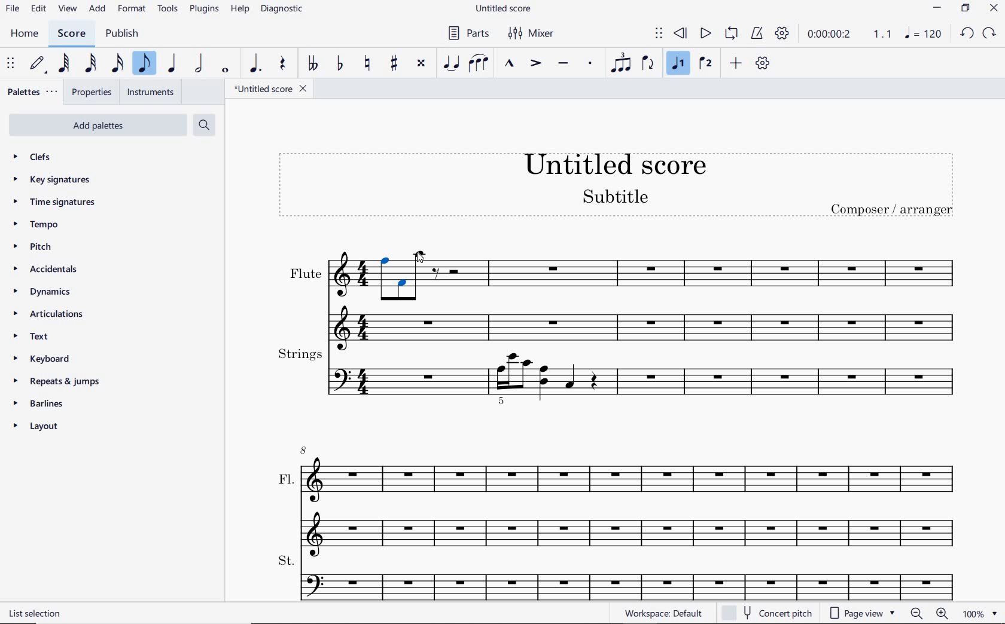  I want to click on undo, so click(967, 34).